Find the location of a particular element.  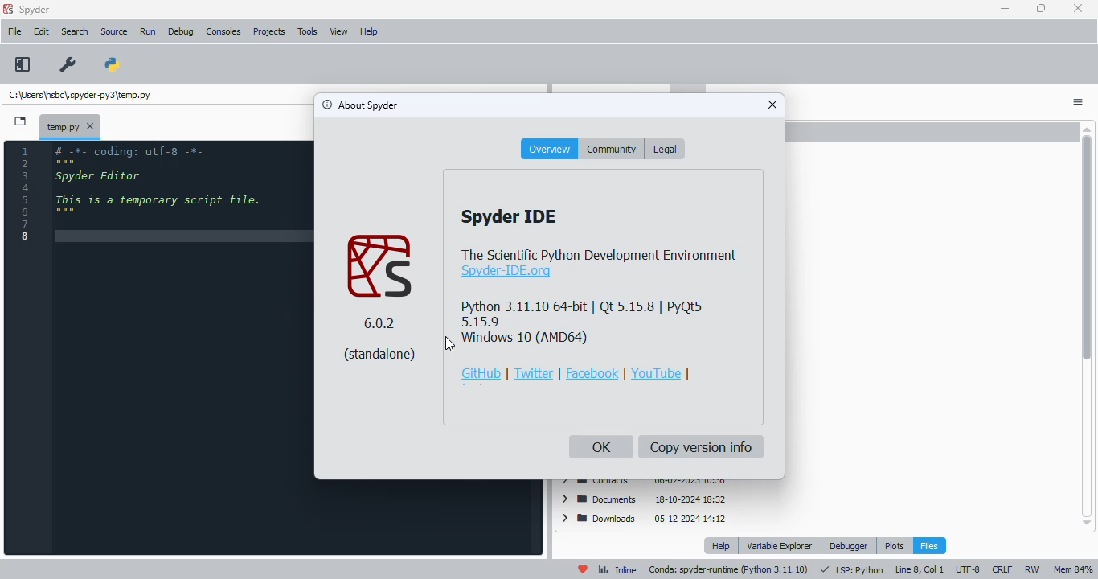

PYTHONPATH manager is located at coordinates (113, 65).